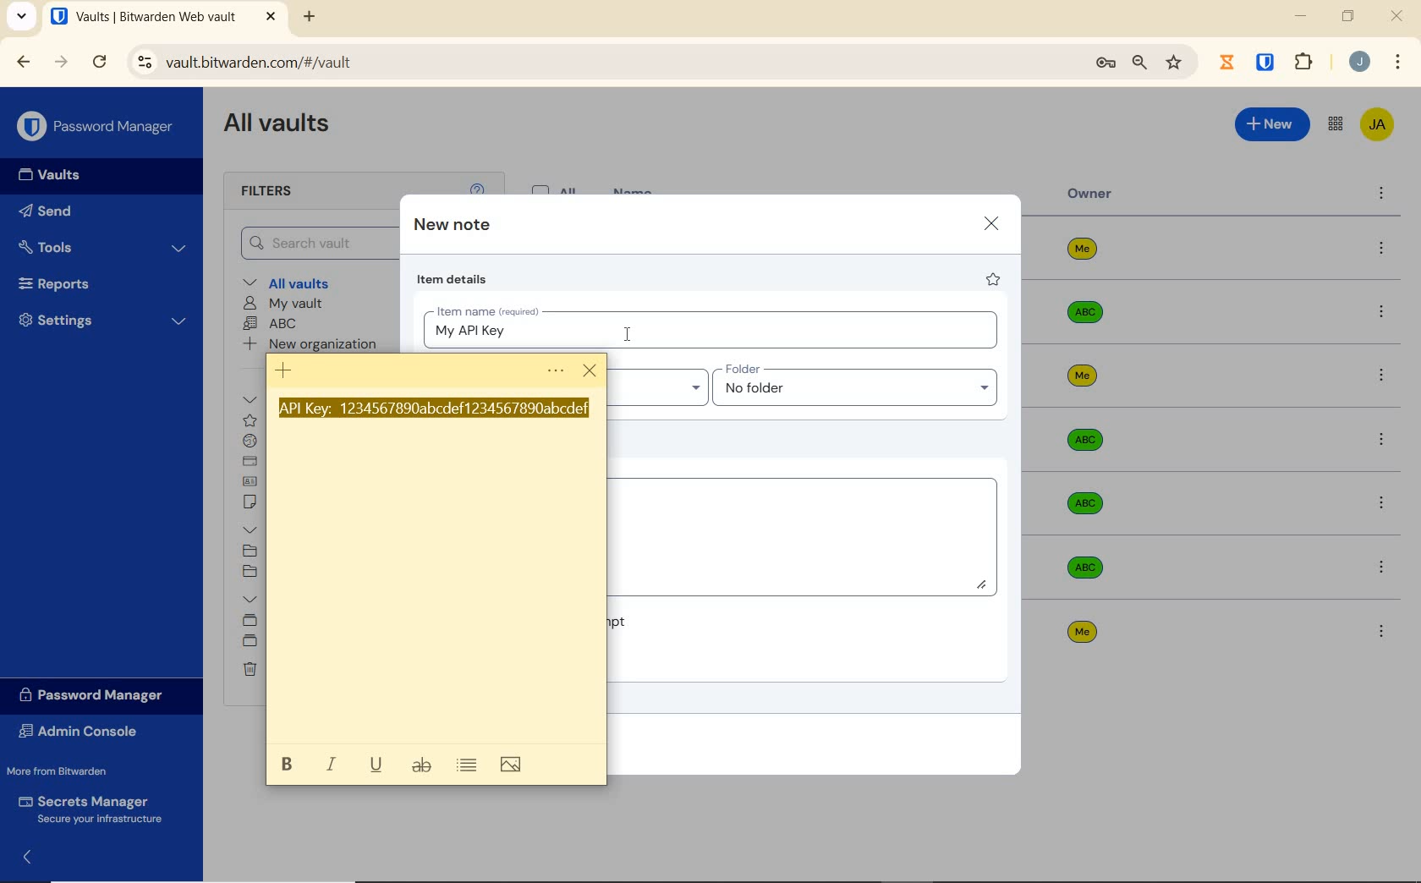 This screenshot has width=1421, height=883. I want to click on more options, so click(1381, 195).